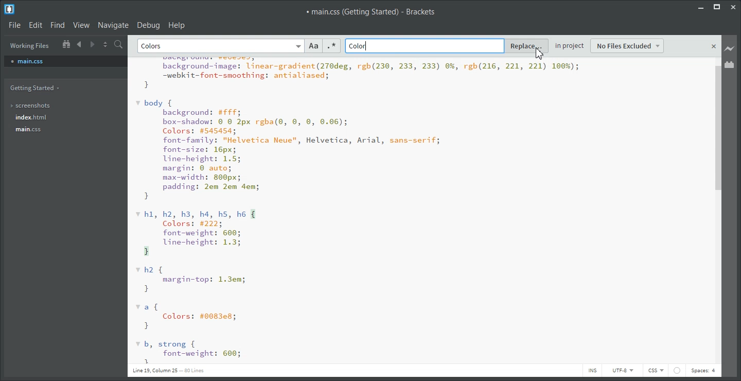  What do you see at coordinates (188, 352) in the screenshot?
I see `b, strong {font-weight: 600;5}` at bounding box center [188, 352].